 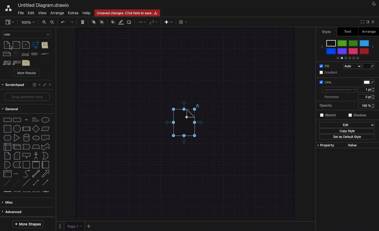 What do you see at coordinates (46, 137) in the screenshot?
I see `document` at bounding box center [46, 137].